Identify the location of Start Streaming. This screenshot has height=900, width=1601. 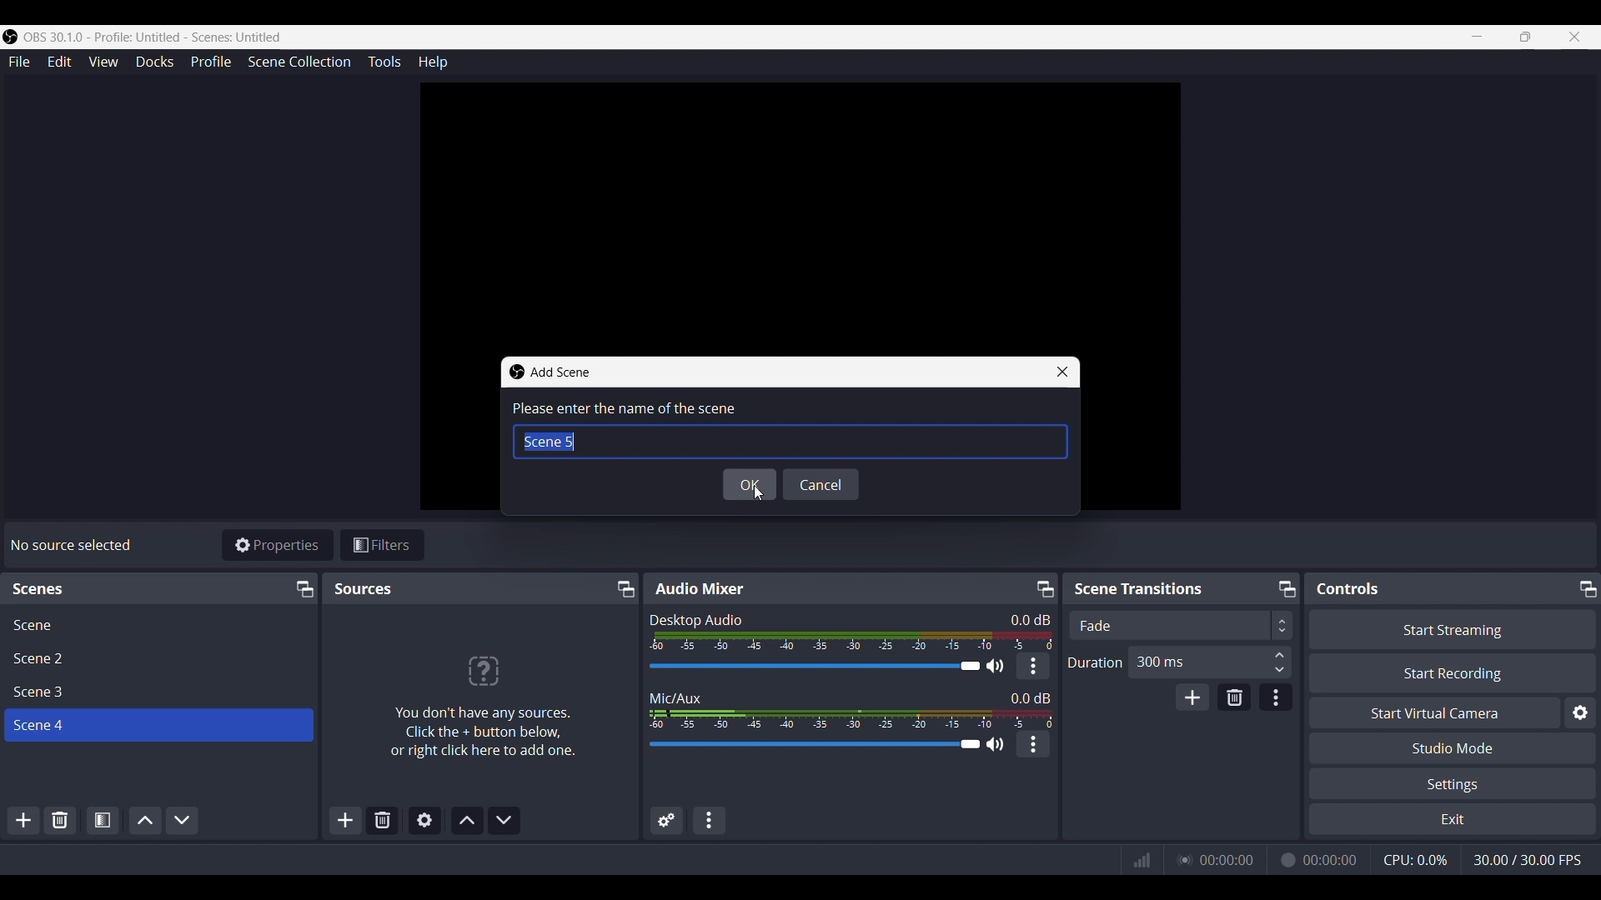
(1451, 628).